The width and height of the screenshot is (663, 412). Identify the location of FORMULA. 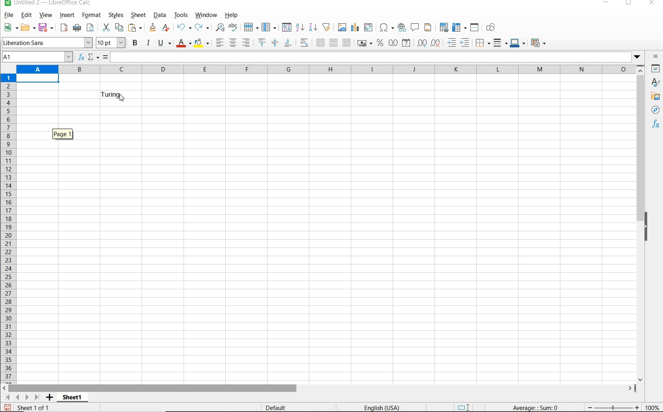
(105, 57).